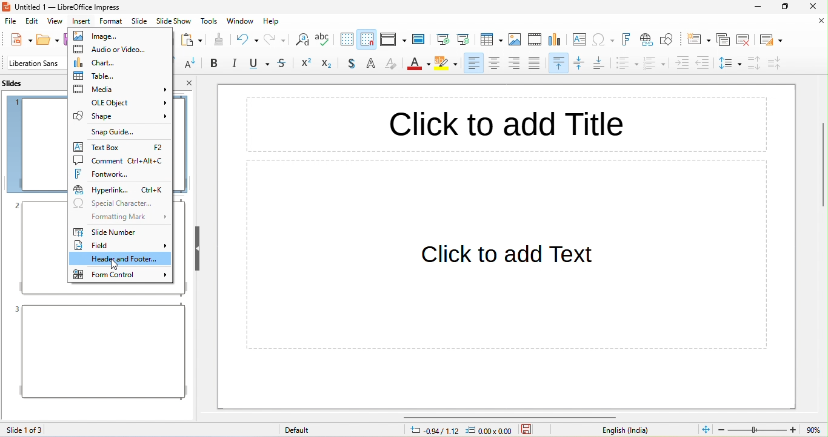  Describe the element at coordinates (105, 35) in the screenshot. I see `image` at that location.